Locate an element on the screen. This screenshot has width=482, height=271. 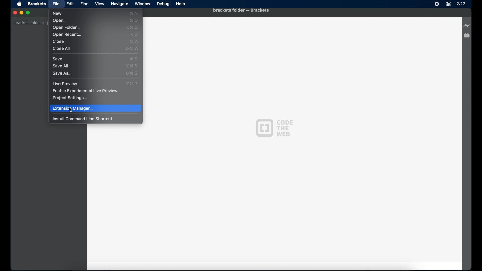
open recent is located at coordinates (67, 35).